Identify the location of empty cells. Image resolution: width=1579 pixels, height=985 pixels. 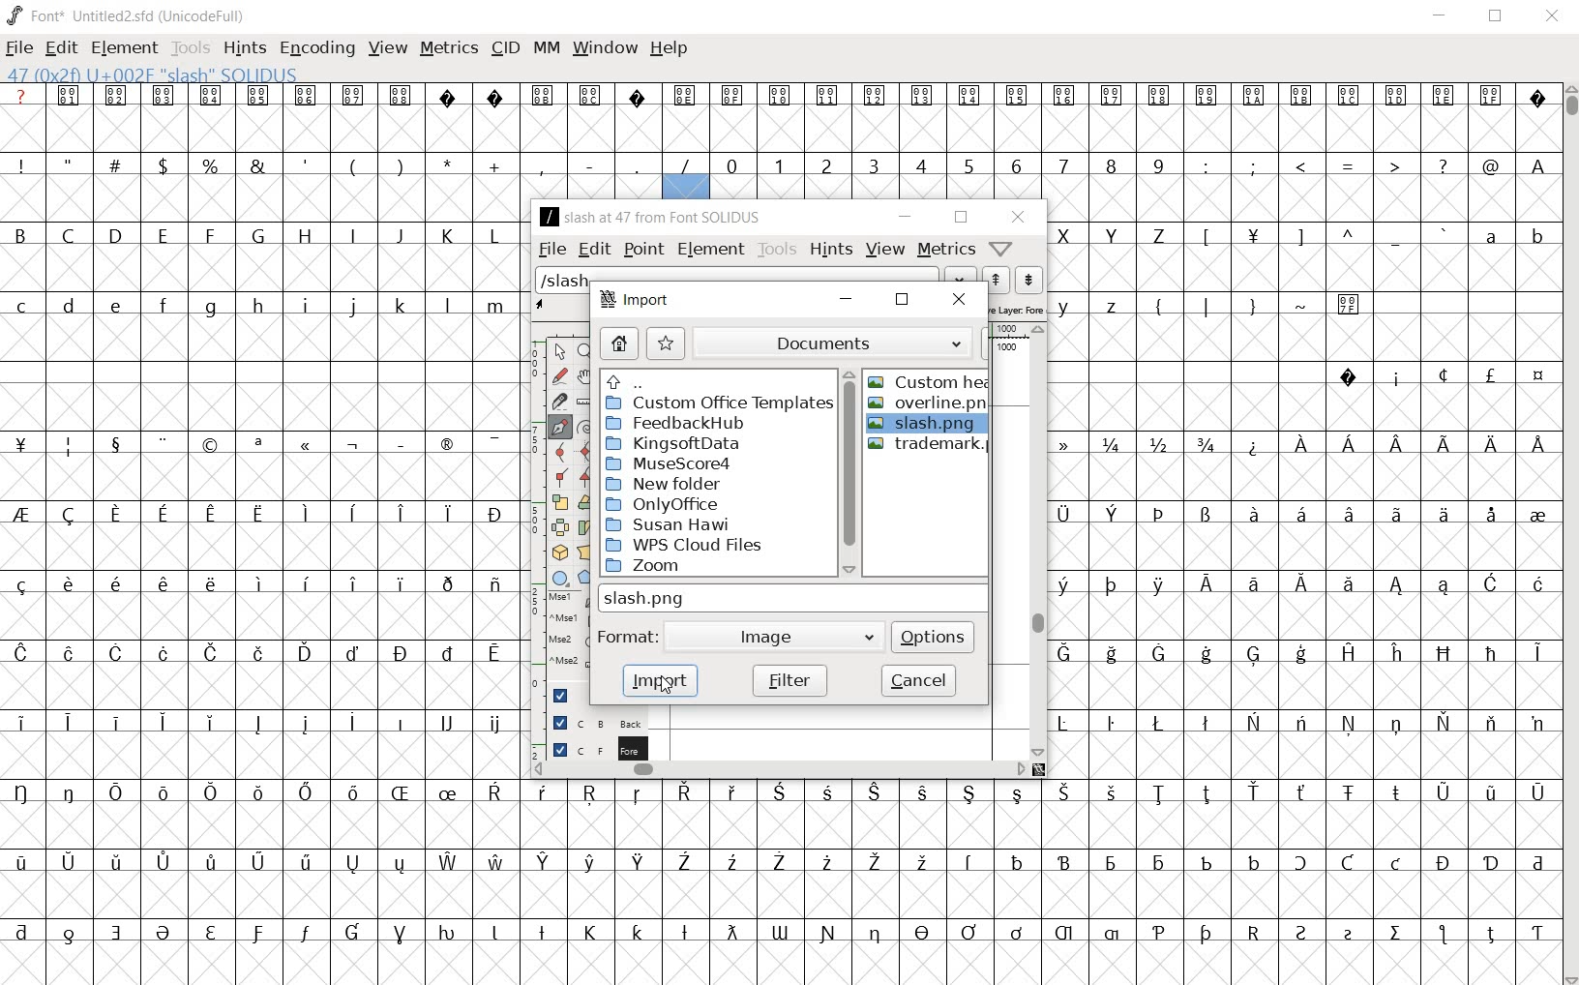
(781, 131).